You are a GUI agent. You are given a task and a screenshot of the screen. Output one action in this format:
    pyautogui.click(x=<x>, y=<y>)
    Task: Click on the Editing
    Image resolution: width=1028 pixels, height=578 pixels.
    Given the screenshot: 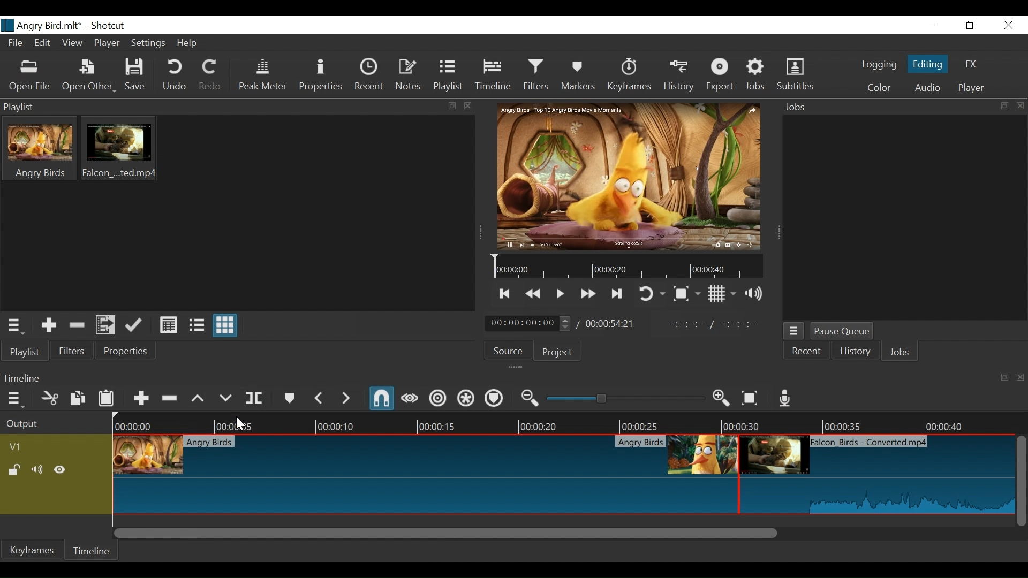 What is the action you would take?
    pyautogui.click(x=928, y=64)
    